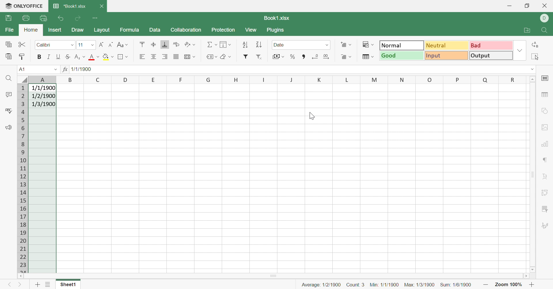 The width and height of the screenshot is (553, 289). Describe the element at coordinates (37, 284) in the screenshot. I see `Add sheet` at that location.